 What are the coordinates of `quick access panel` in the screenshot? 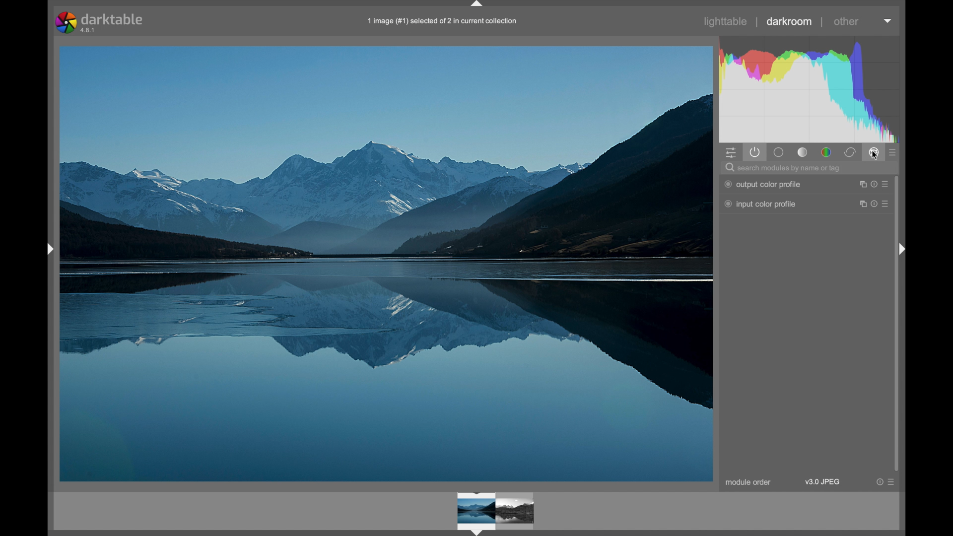 It's located at (732, 153).